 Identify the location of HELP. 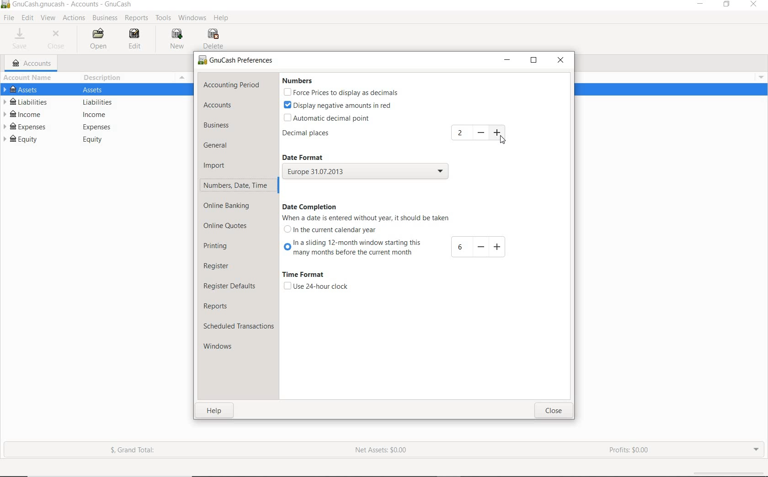
(223, 19).